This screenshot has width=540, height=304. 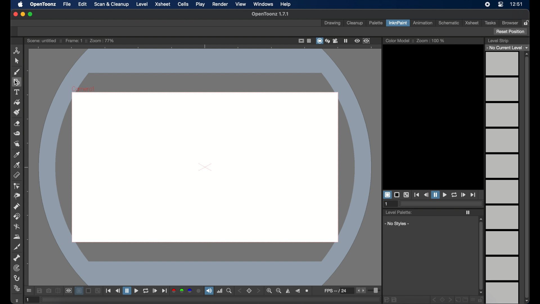 I want to click on tape tool, so click(x=17, y=133).